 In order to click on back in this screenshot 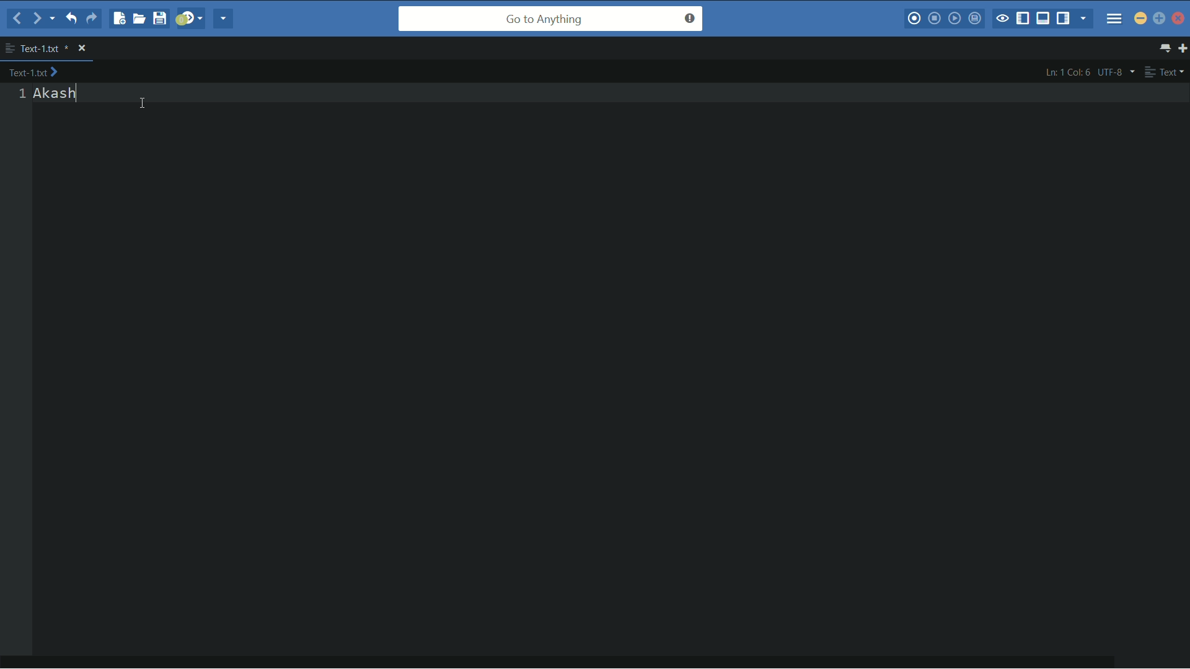, I will do `click(17, 19)`.